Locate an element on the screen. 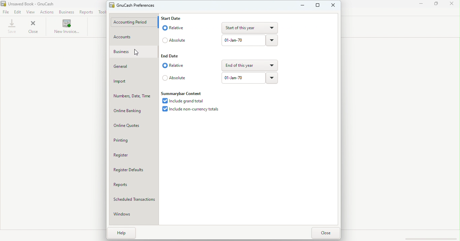  Accounts is located at coordinates (134, 38).